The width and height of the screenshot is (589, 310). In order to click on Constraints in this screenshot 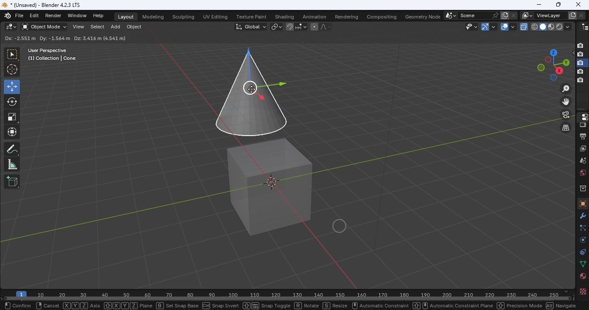, I will do `click(581, 251)`.